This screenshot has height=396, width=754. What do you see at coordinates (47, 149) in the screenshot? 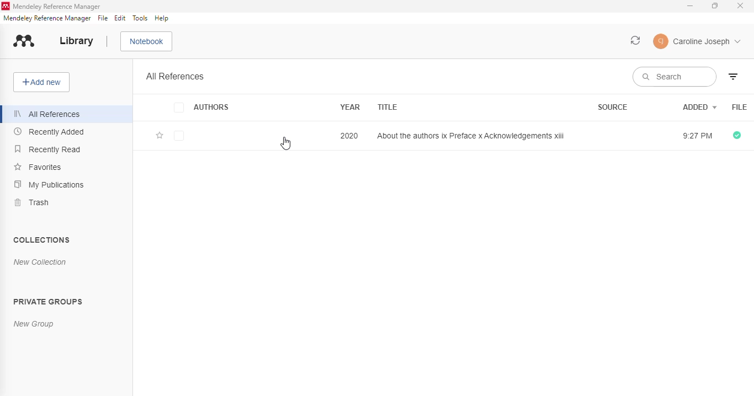
I see `recently read` at bounding box center [47, 149].